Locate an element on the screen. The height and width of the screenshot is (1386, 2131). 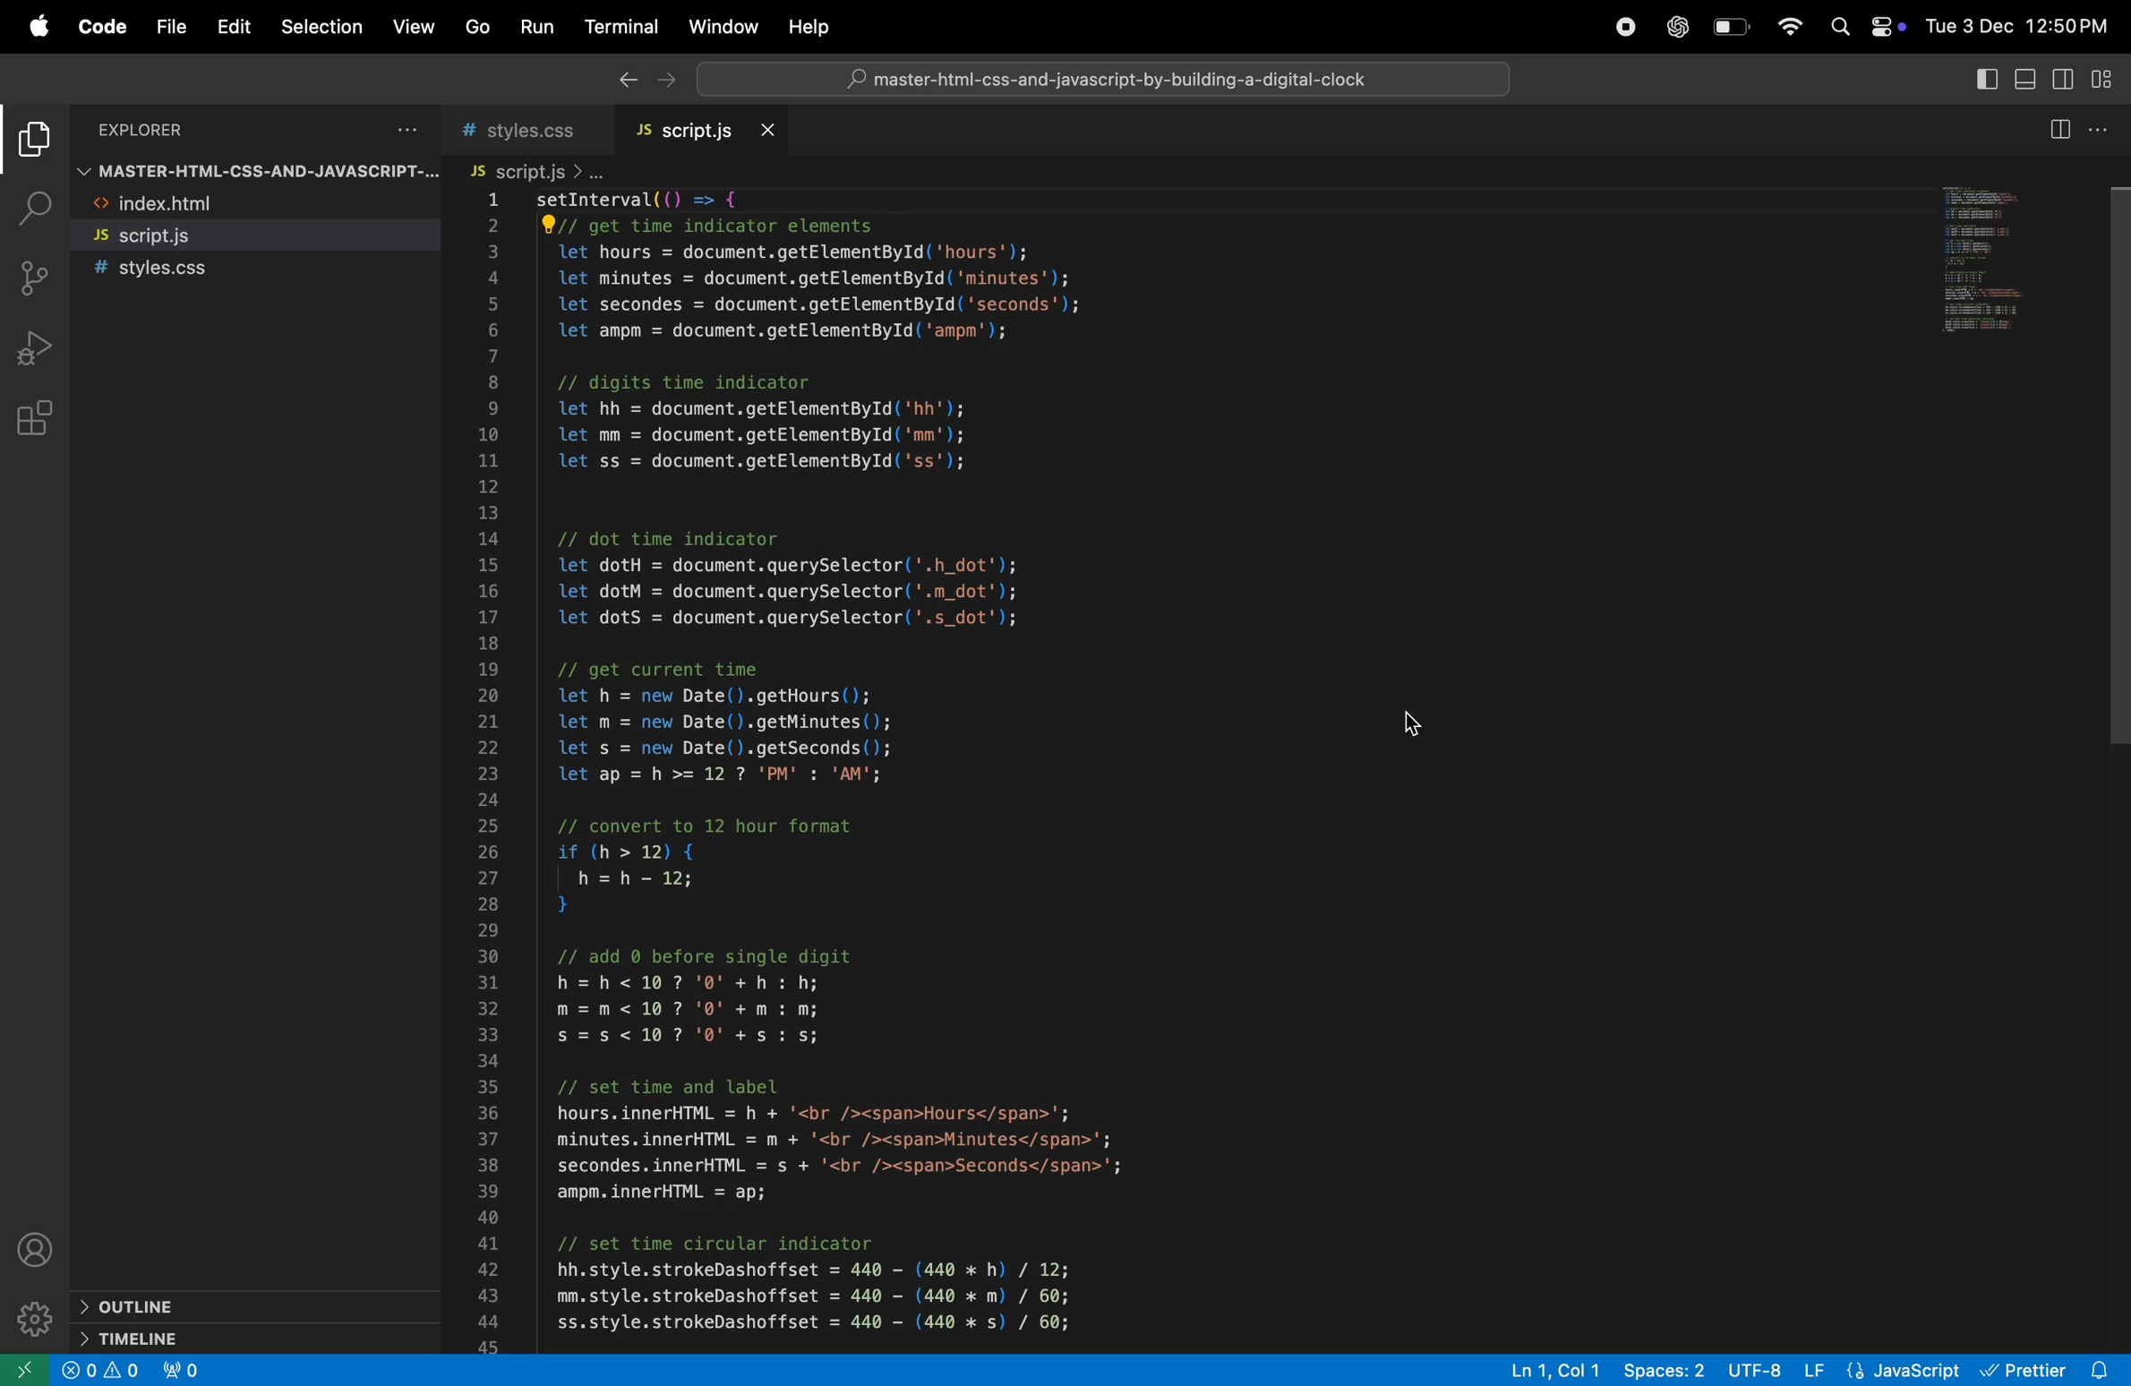
chatgpt is located at coordinates (1673, 26).